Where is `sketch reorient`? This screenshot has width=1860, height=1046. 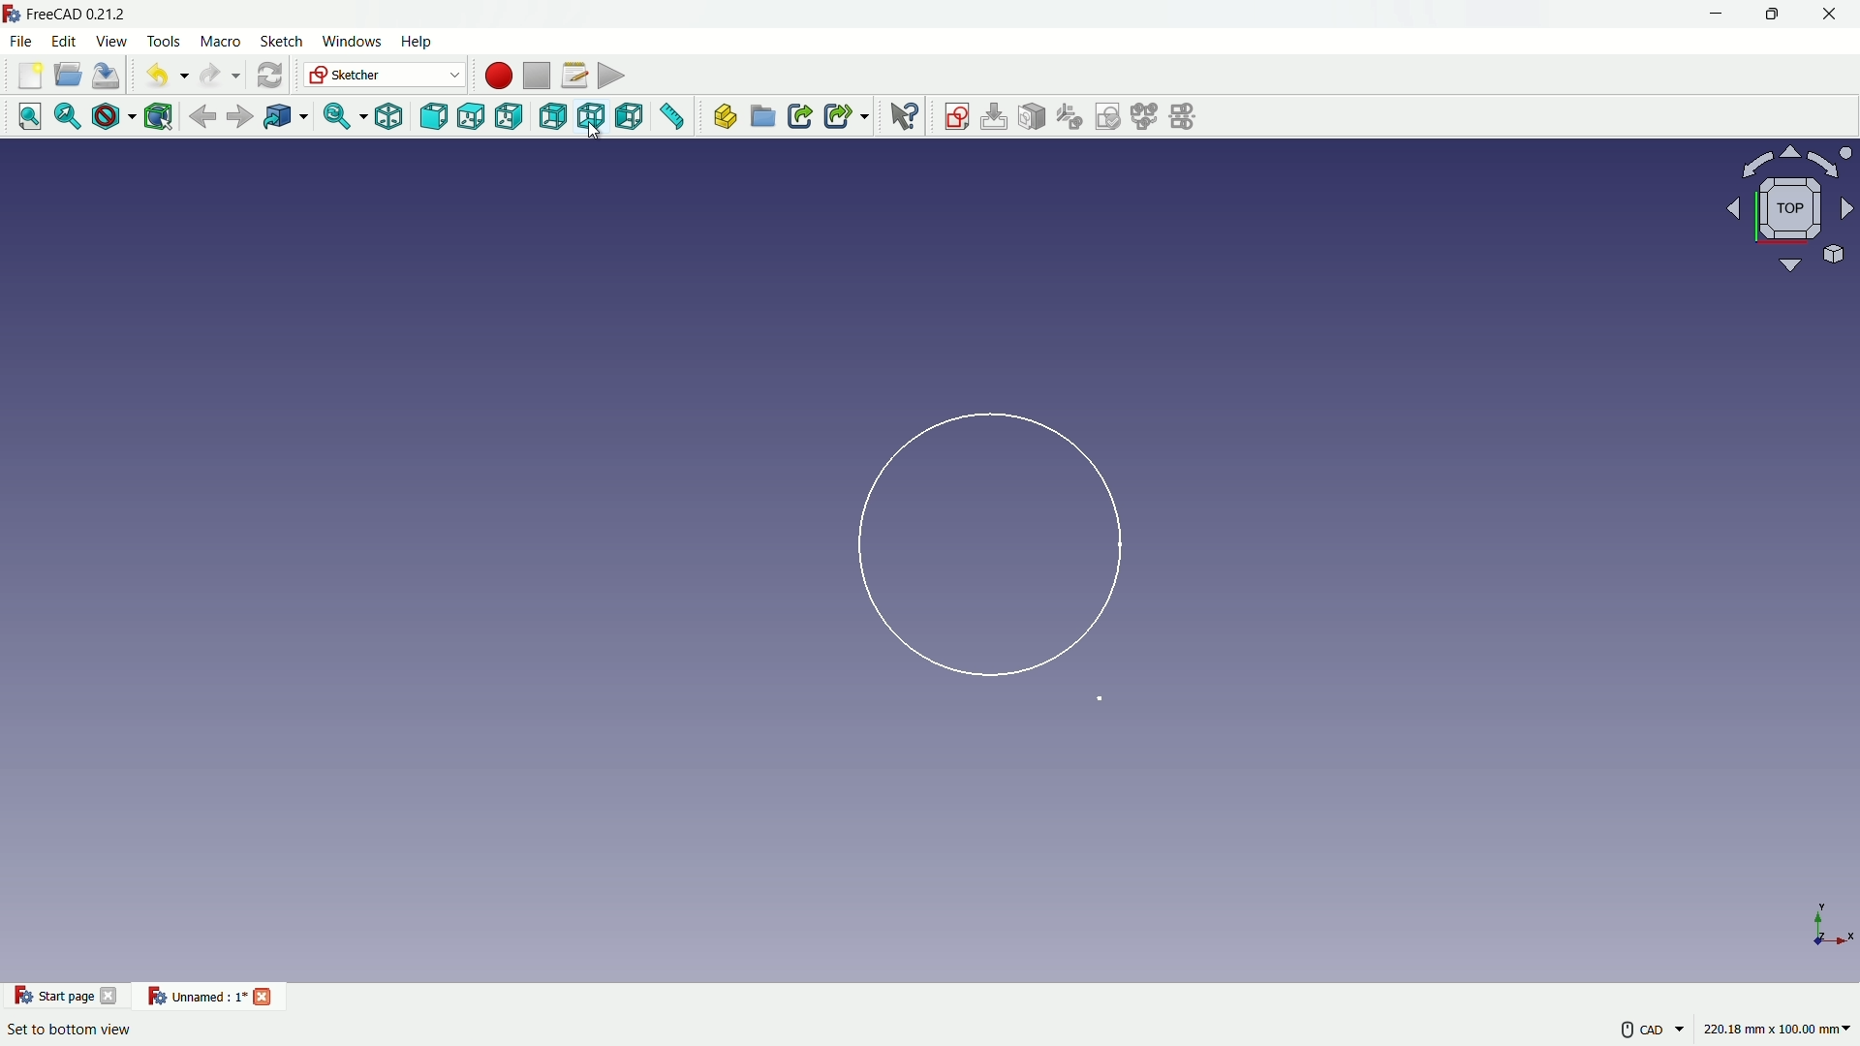 sketch reorient is located at coordinates (1070, 117).